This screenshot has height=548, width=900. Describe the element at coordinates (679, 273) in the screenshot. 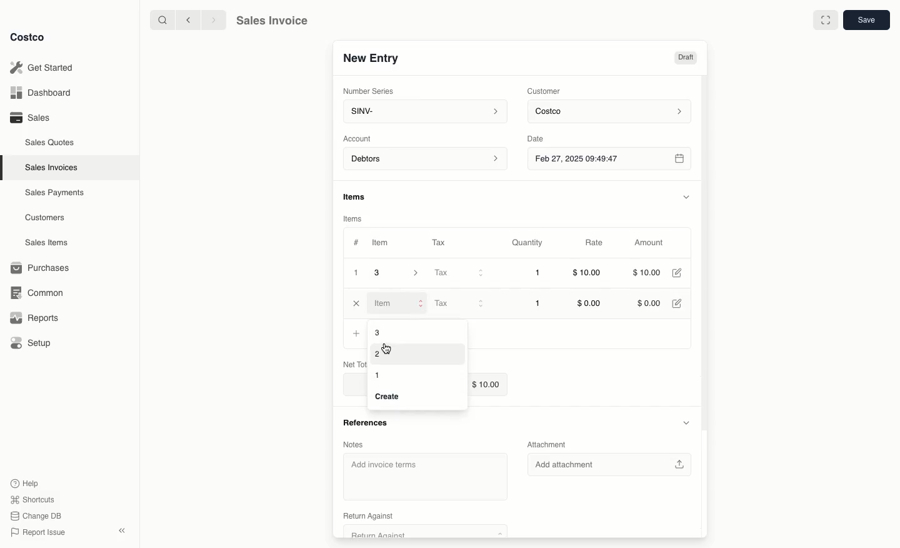

I see `Edit` at that location.